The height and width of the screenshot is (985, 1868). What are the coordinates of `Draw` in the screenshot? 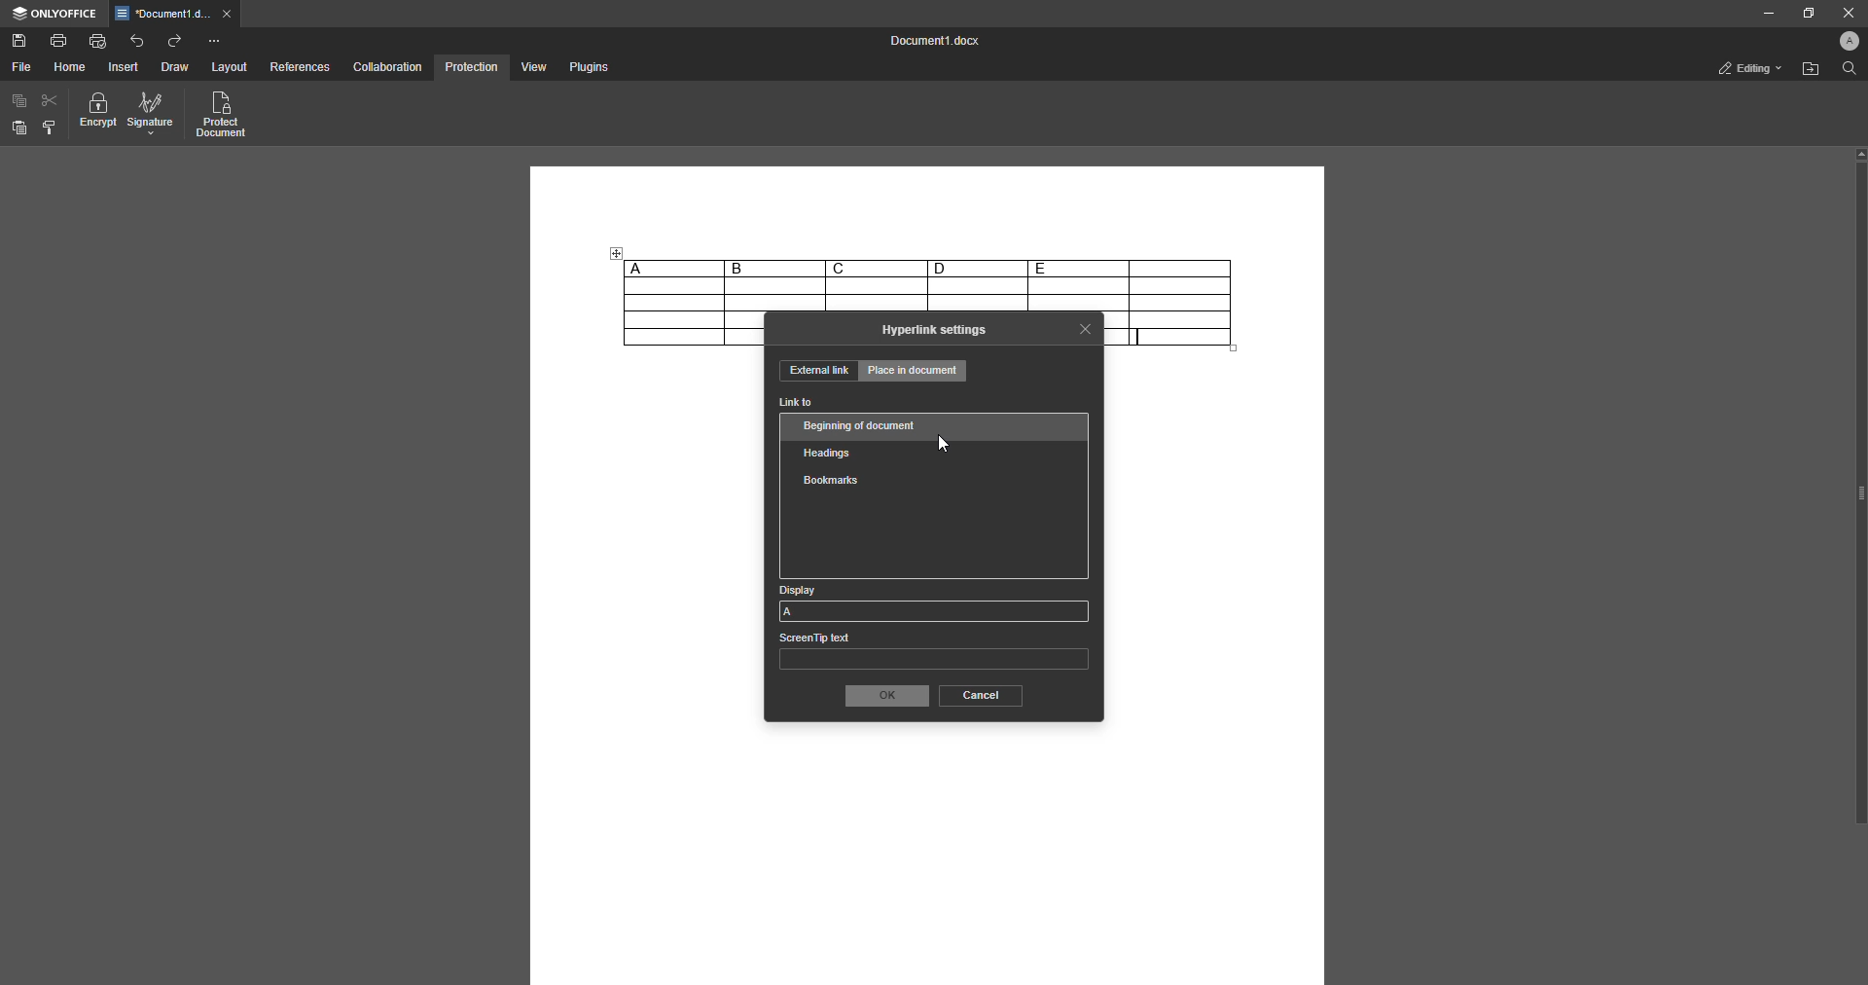 It's located at (174, 68).